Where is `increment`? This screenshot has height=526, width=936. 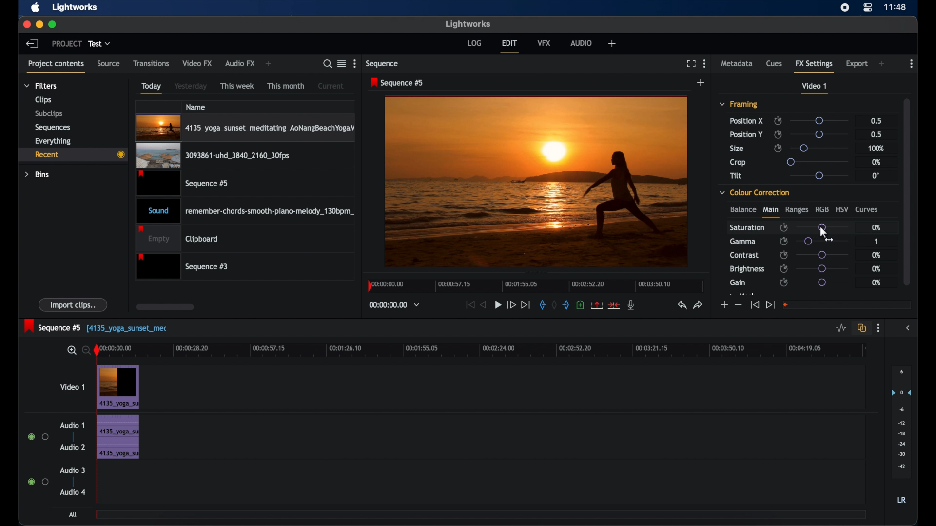 increment is located at coordinates (723, 305).